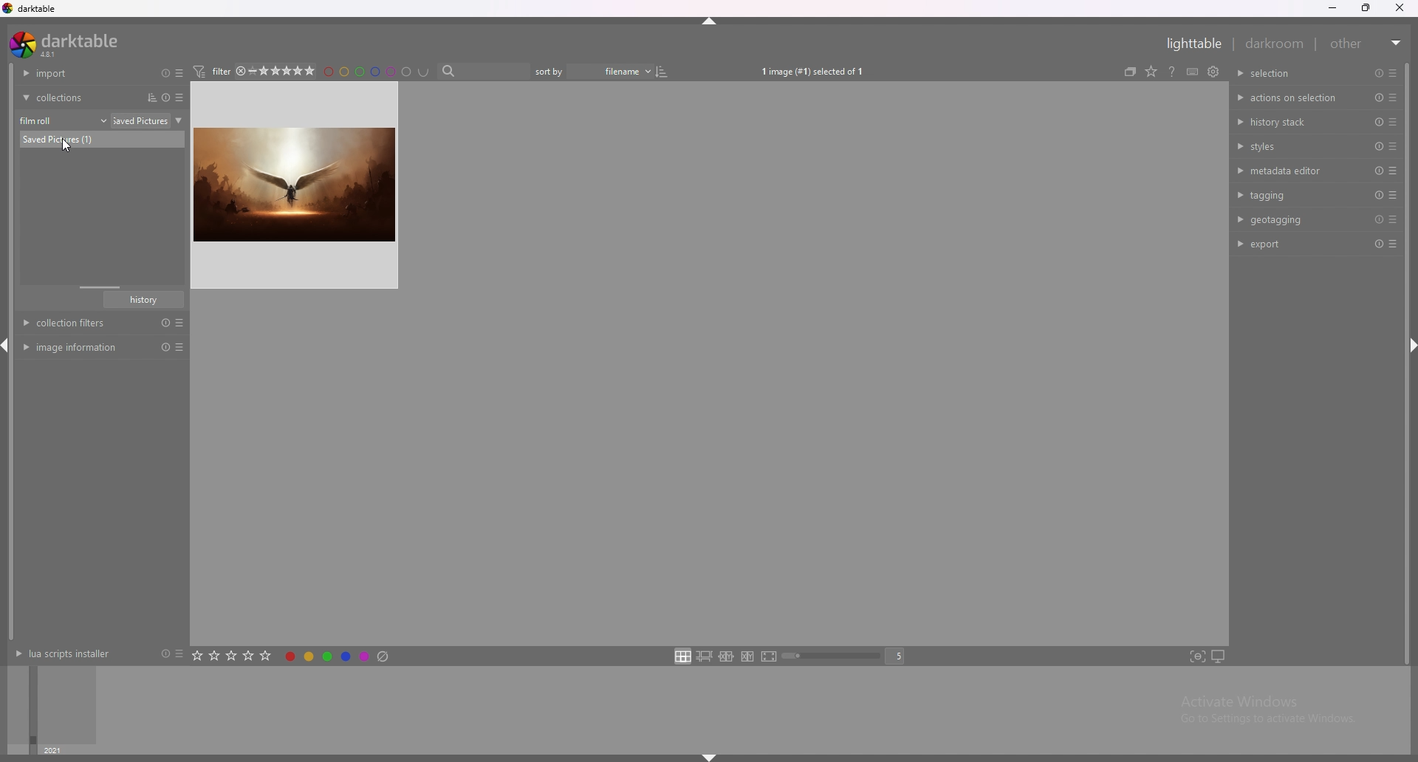  I want to click on search bar, so click(487, 72).